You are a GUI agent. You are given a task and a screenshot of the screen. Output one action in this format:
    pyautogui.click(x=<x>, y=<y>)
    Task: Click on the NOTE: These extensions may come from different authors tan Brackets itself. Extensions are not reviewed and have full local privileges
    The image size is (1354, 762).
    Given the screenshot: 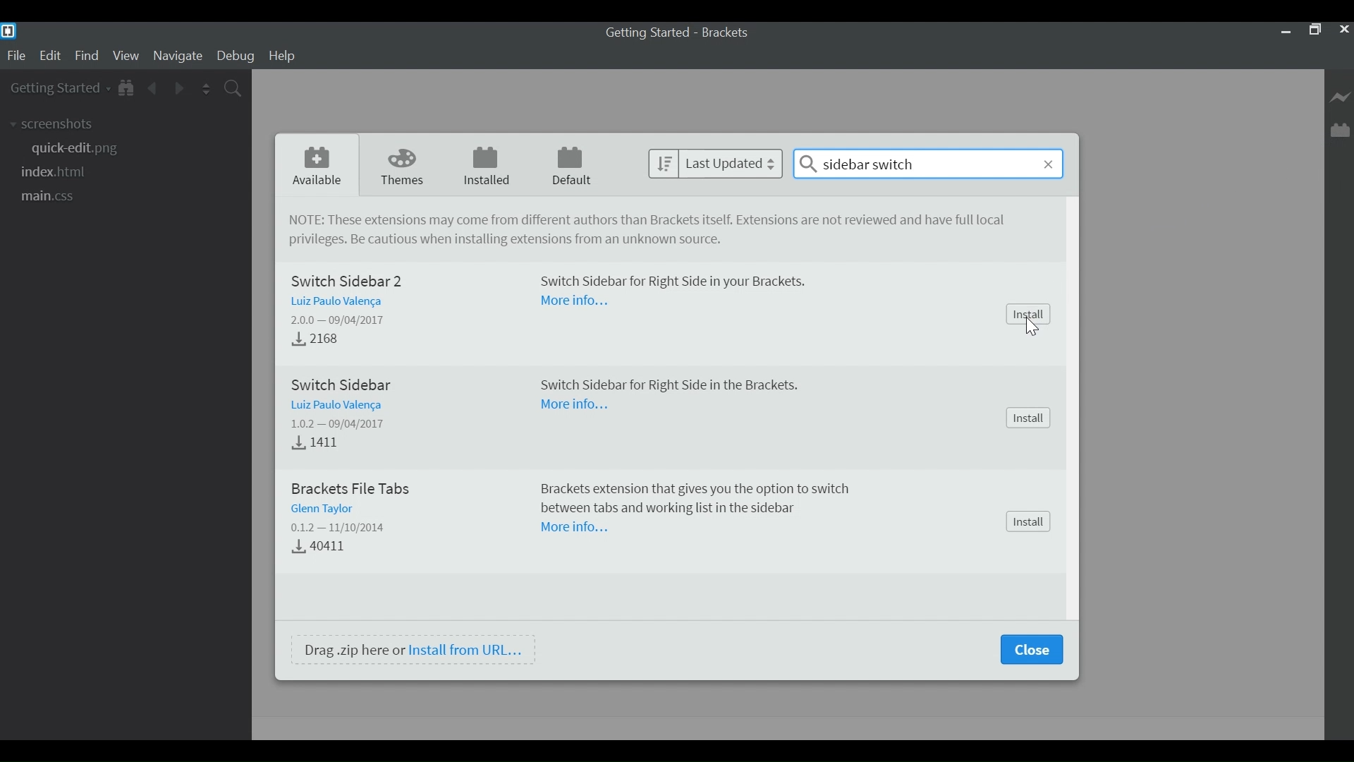 What is the action you would take?
    pyautogui.click(x=635, y=220)
    